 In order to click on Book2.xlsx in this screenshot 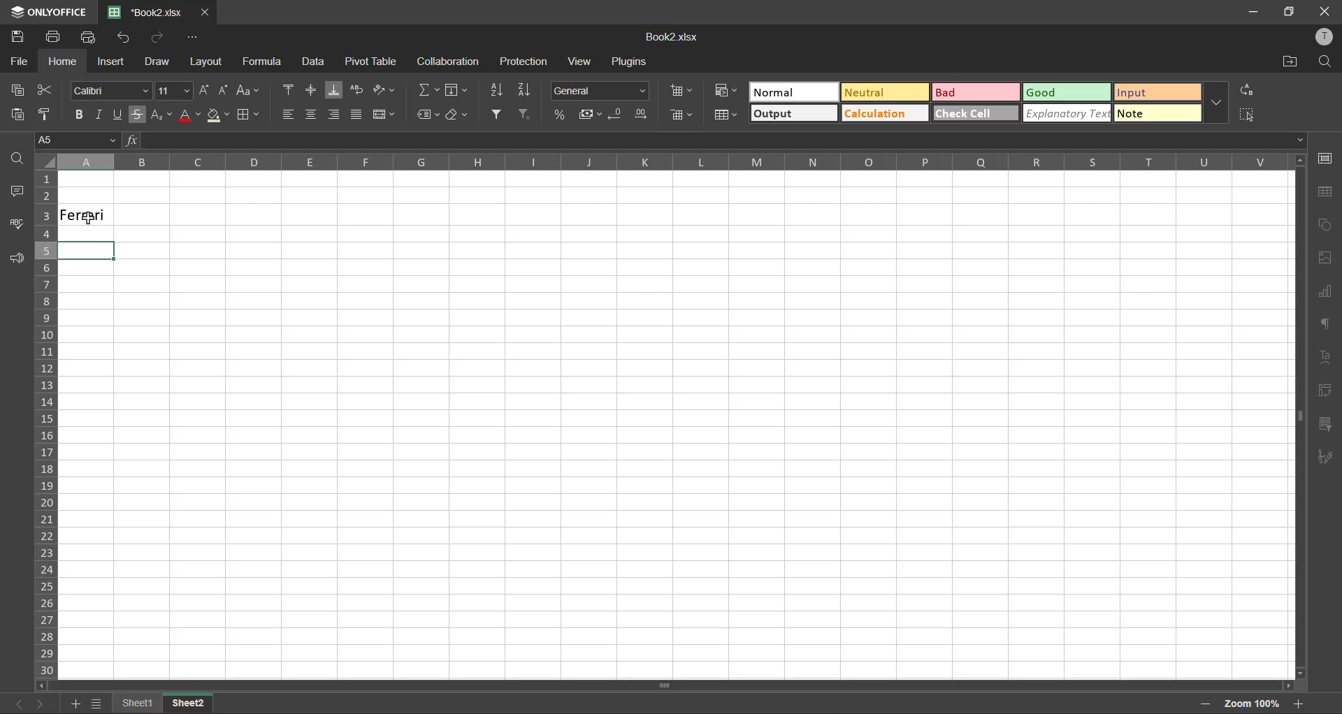, I will do `click(673, 37)`.